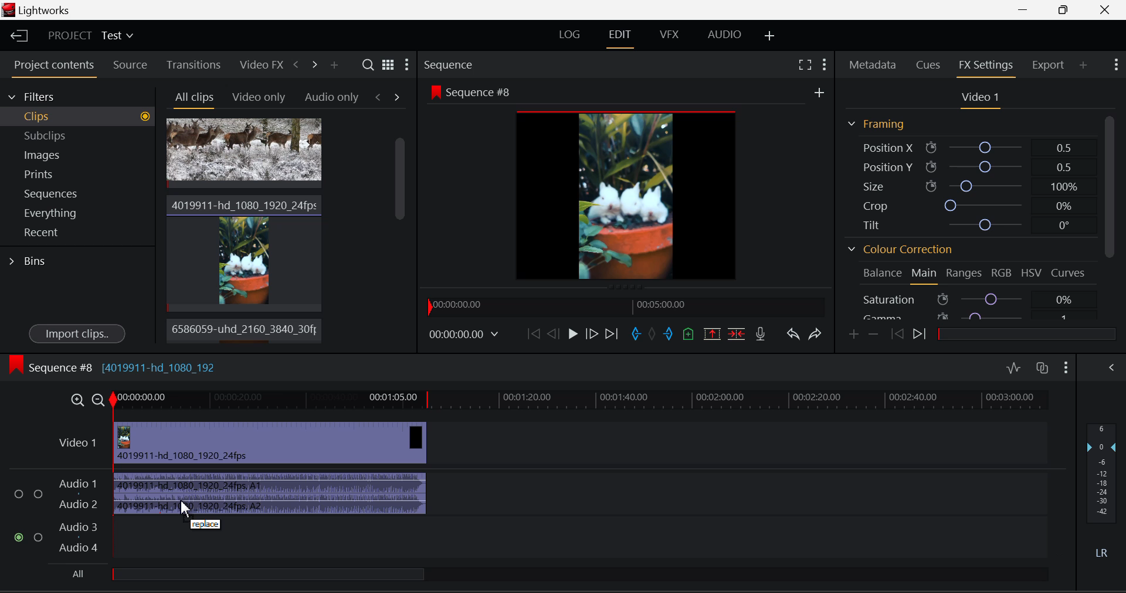 The width and height of the screenshot is (1126, 593). Describe the element at coordinates (803, 64) in the screenshot. I see `Full Screen` at that location.